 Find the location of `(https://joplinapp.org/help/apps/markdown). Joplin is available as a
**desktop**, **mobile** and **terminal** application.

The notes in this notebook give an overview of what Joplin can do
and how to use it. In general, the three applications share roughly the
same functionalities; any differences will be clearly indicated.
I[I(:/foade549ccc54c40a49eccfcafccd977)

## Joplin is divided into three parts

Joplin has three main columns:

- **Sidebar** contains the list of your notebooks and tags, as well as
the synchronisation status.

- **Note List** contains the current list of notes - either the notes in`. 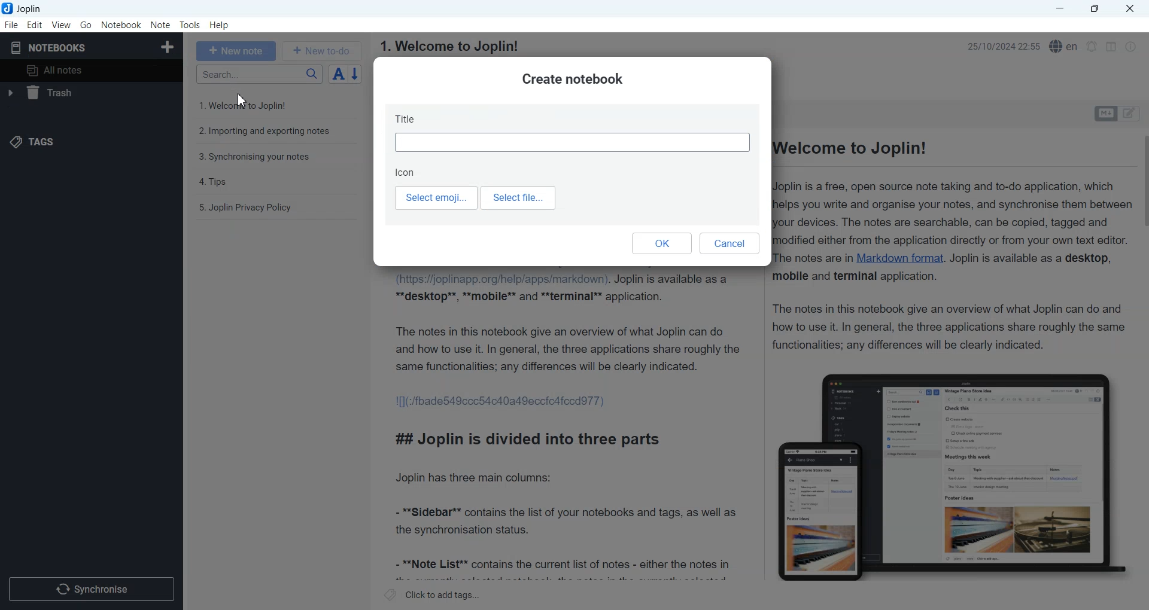

(https://joplinapp.org/help/apps/markdown). Joplin is available as a
**desktop**, **mobile** and **terminal** application.

The notes in this notebook give an overview of what Joplin can do
and how to use it. In general, the three applications share roughly the
same functionalities; any differences will be clearly indicated.
I[I(:/foade549ccc54c40a49eccfcafccd977)

## Joplin is divided into three parts

Joplin has three main columns:

- **Sidebar** contains the list of your notebooks and tags, as well as
the synchronisation status.

- **Note List** contains the current list of notes - either the notes in is located at coordinates (567, 426).